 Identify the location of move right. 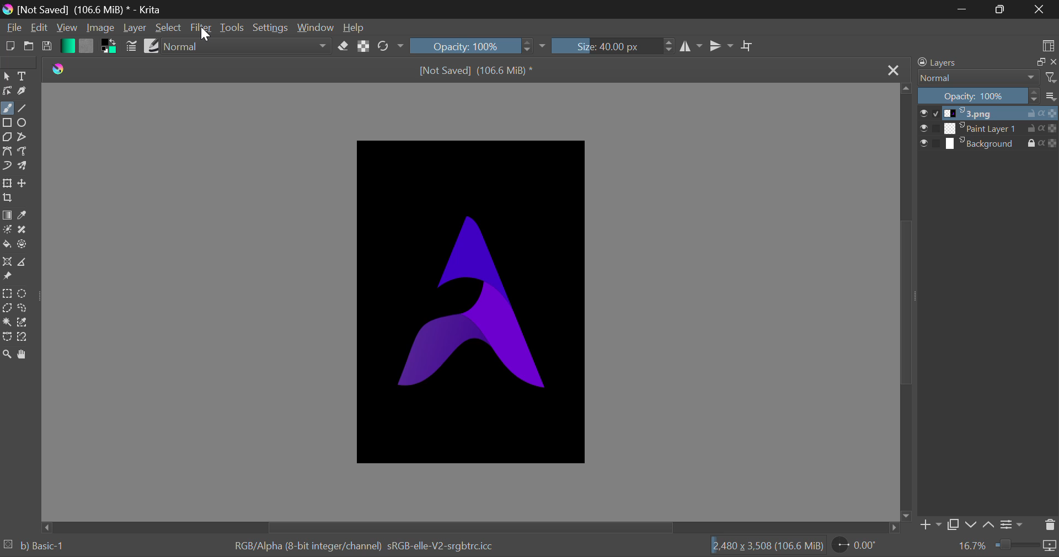
(897, 528).